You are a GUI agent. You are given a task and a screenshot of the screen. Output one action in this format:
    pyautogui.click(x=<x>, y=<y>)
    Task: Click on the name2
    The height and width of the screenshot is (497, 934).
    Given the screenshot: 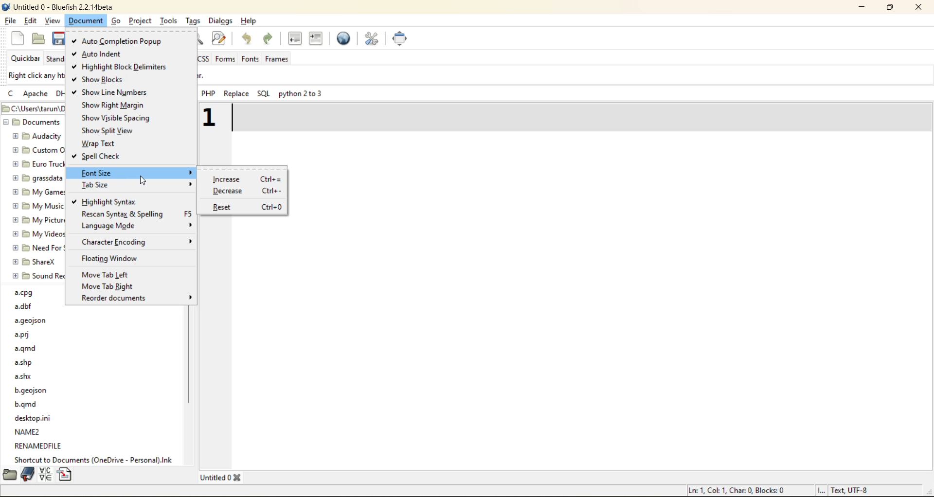 What is the action you would take?
    pyautogui.click(x=28, y=432)
    